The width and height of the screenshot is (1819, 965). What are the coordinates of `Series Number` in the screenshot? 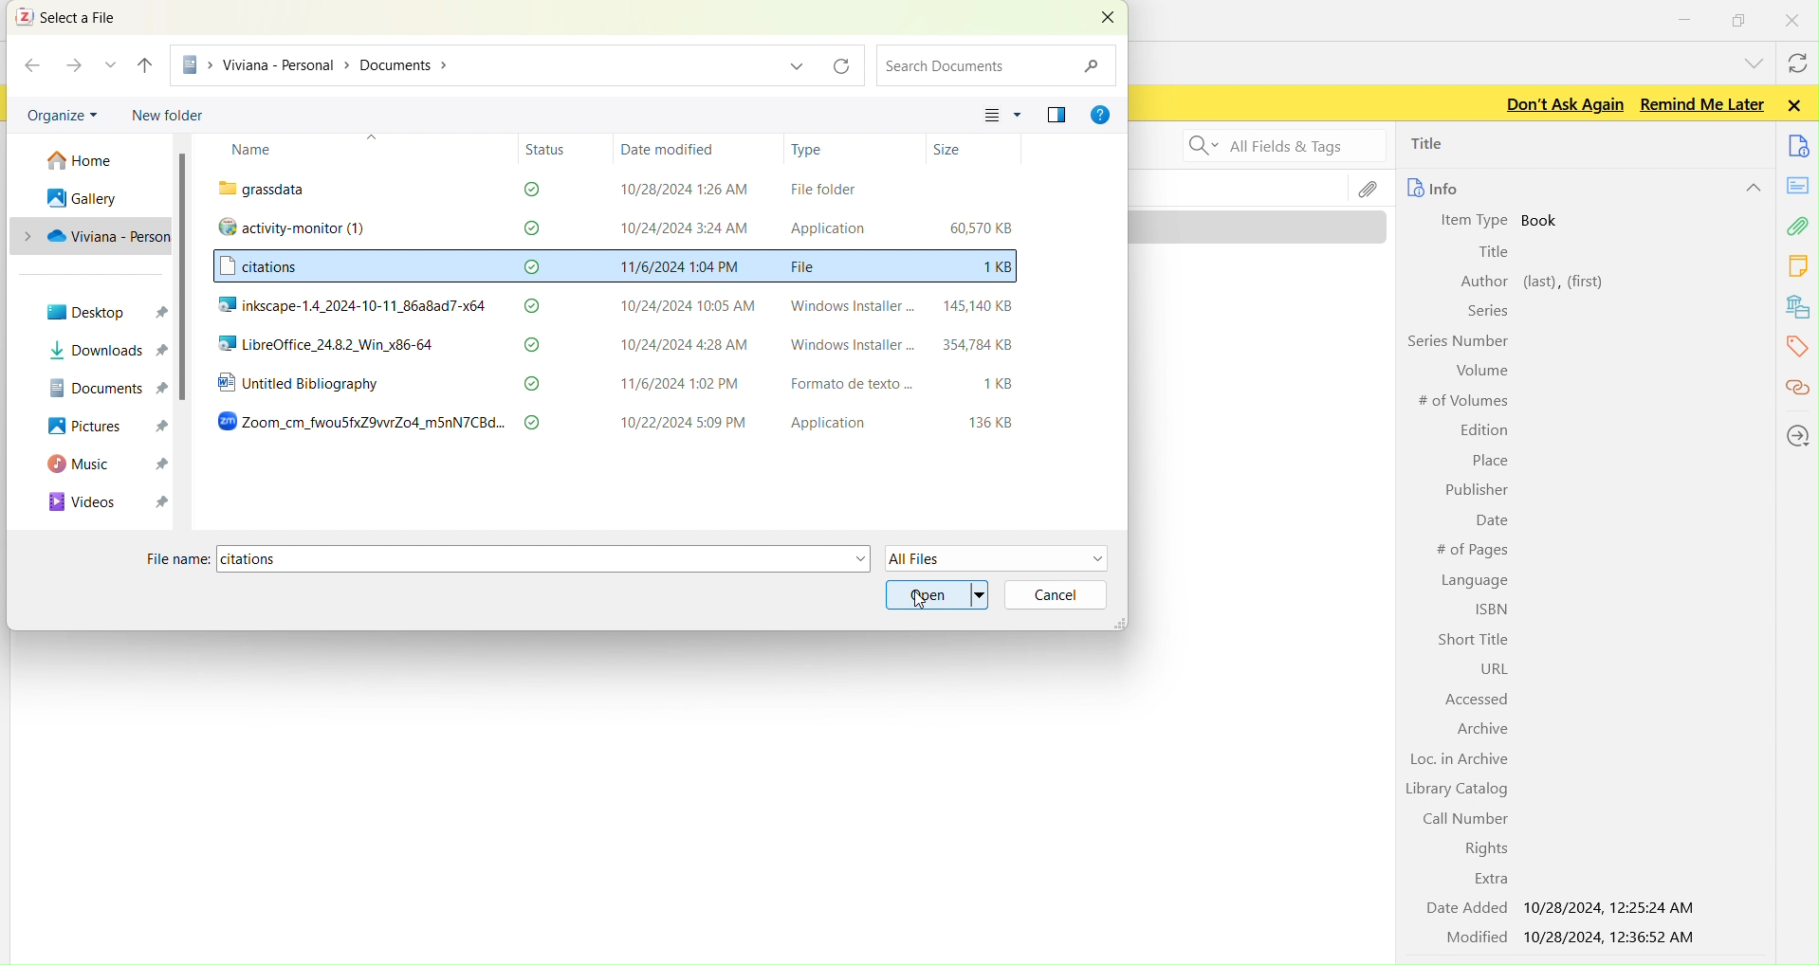 It's located at (1457, 342).